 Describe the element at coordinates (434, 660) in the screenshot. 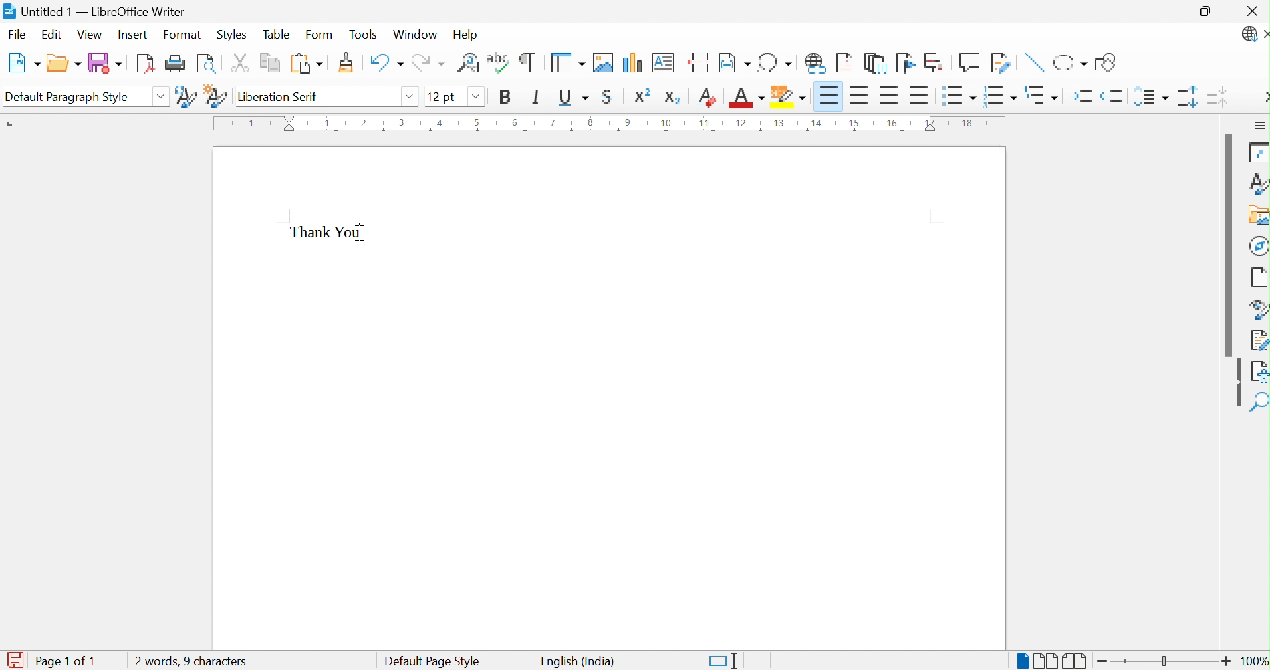

I see `Default Page Style` at that location.